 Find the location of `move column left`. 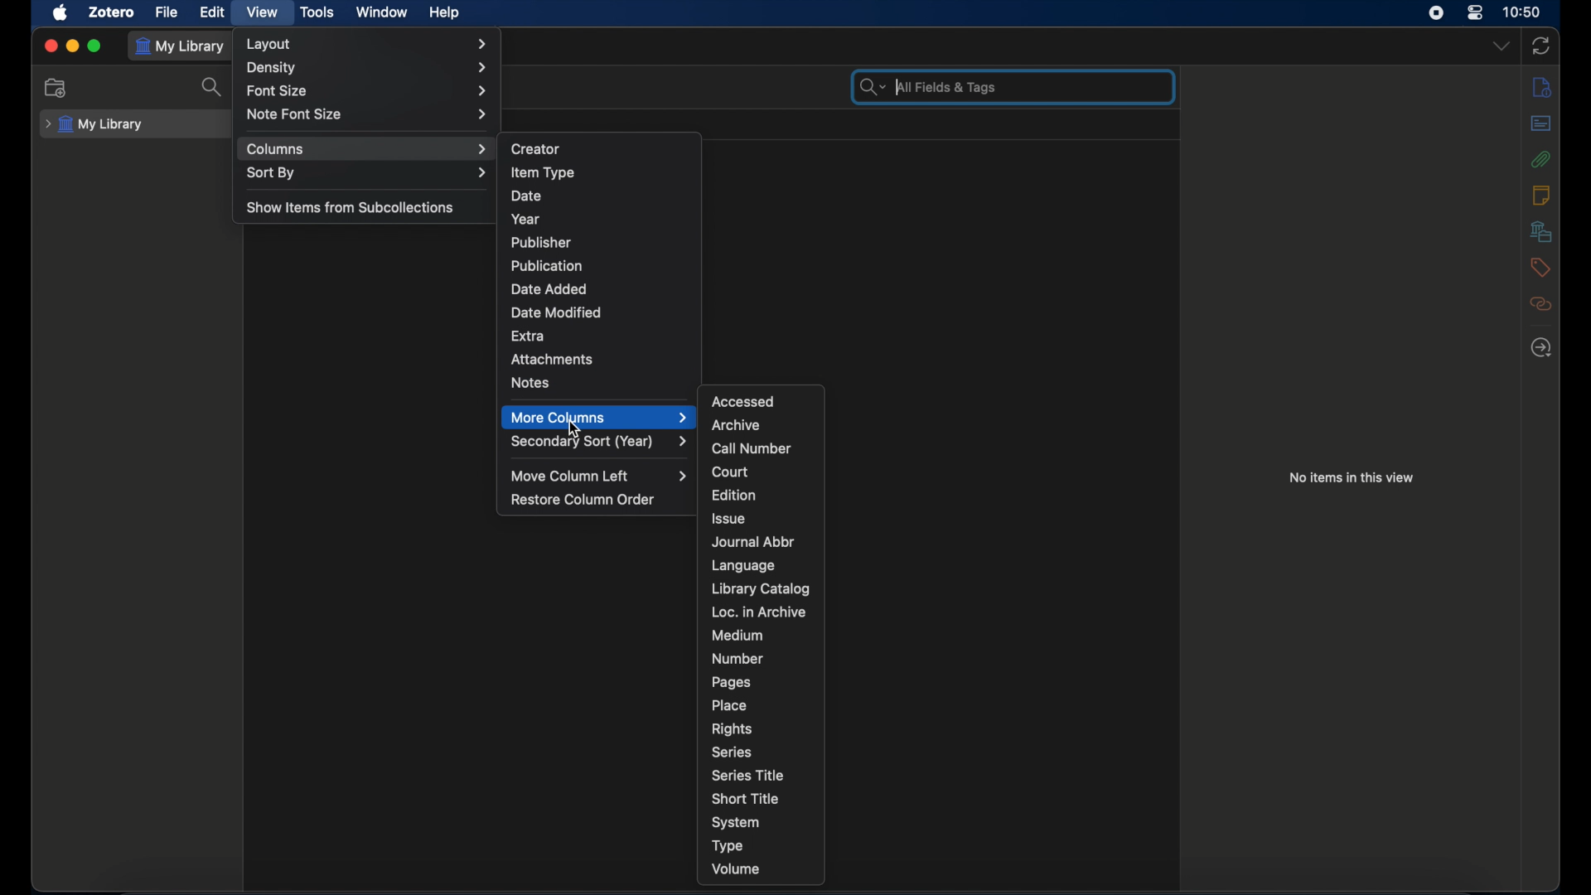

move column left is located at coordinates (598, 477).